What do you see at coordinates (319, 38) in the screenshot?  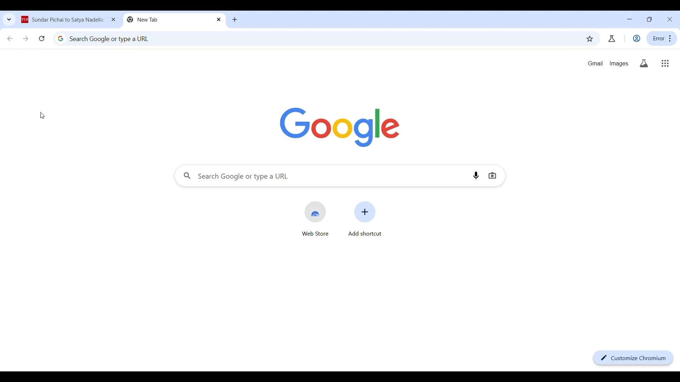 I see `Search web box` at bounding box center [319, 38].